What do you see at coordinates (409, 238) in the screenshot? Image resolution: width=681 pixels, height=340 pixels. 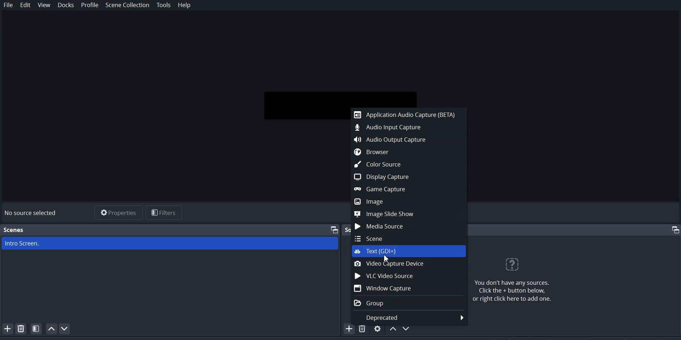 I see `Scene` at bounding box center [409, 238].